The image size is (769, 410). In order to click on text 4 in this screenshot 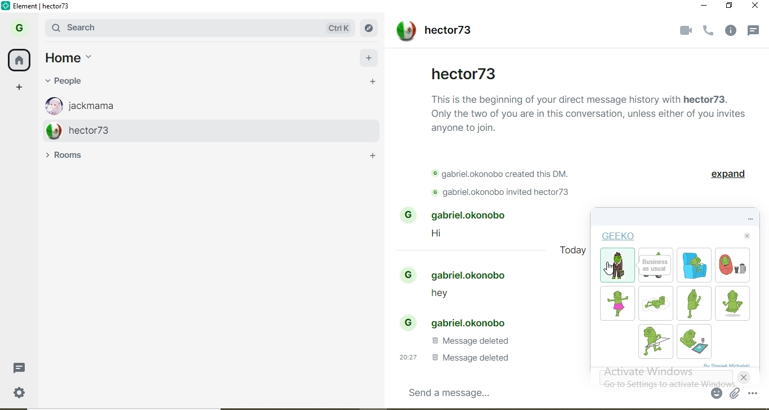, I will do `click(470, 341)`.